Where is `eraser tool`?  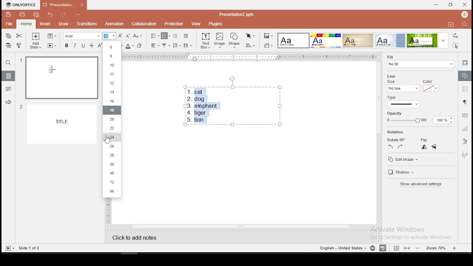
eraser tool is located at coordinates (140, 46).